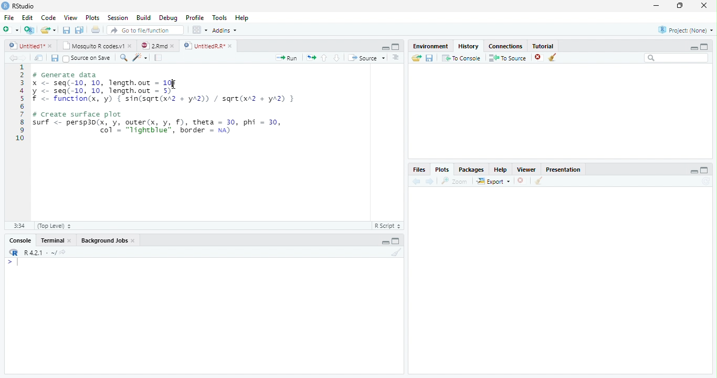 This screenshot has width=717, height=378. What do you see at coordinates (656, 5) in the screenshot?
I see `minimize` at bounding box center [656, 5].